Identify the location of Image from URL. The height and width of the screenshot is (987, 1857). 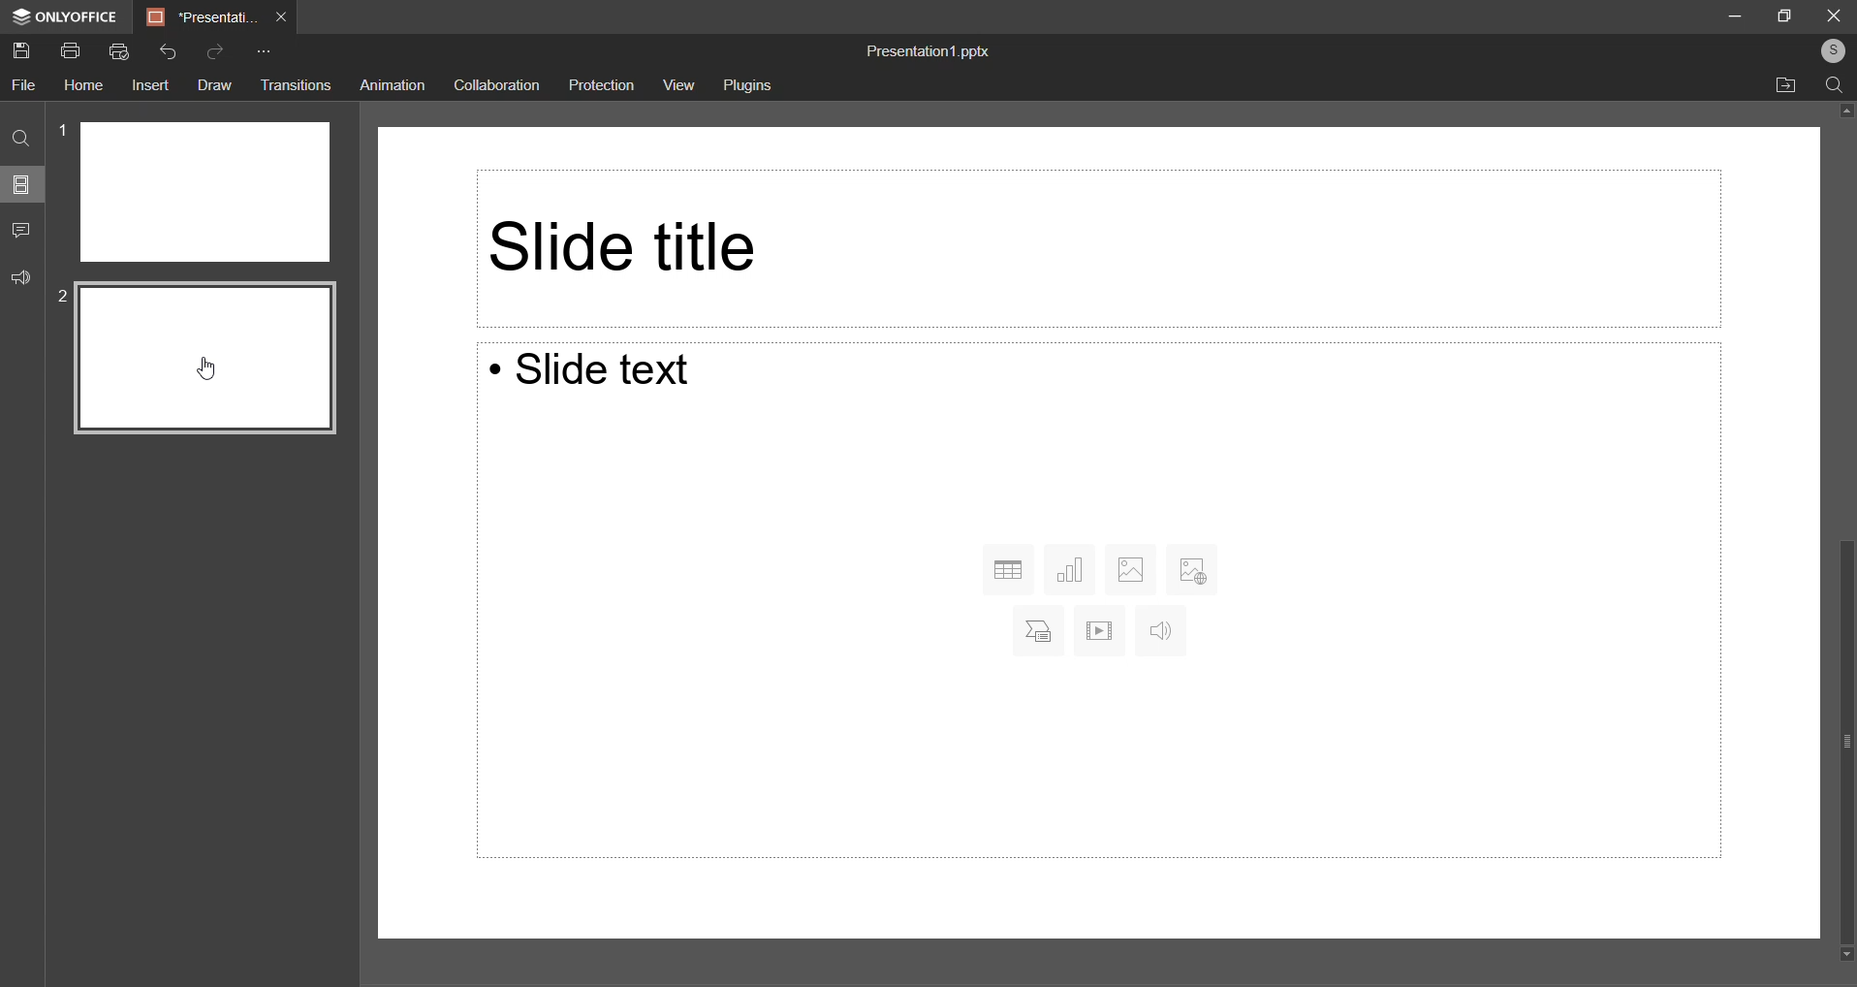
(1192, 566).